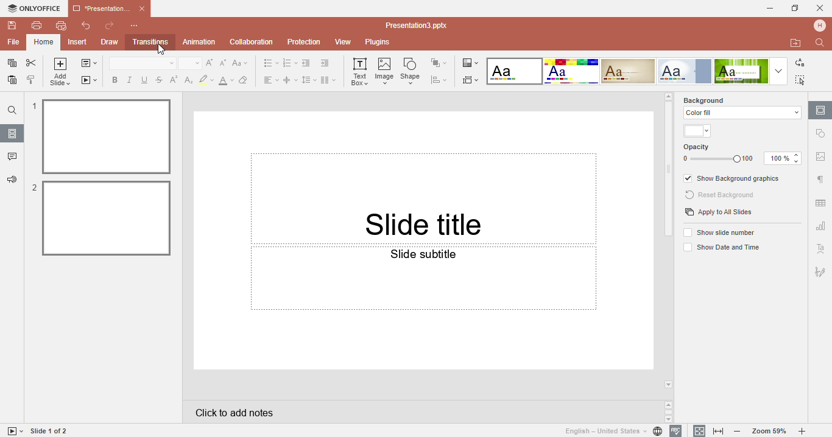 Image resolution: width=832 pixels, height=437 pixels. I want to click on Undo, so click(82, 27).